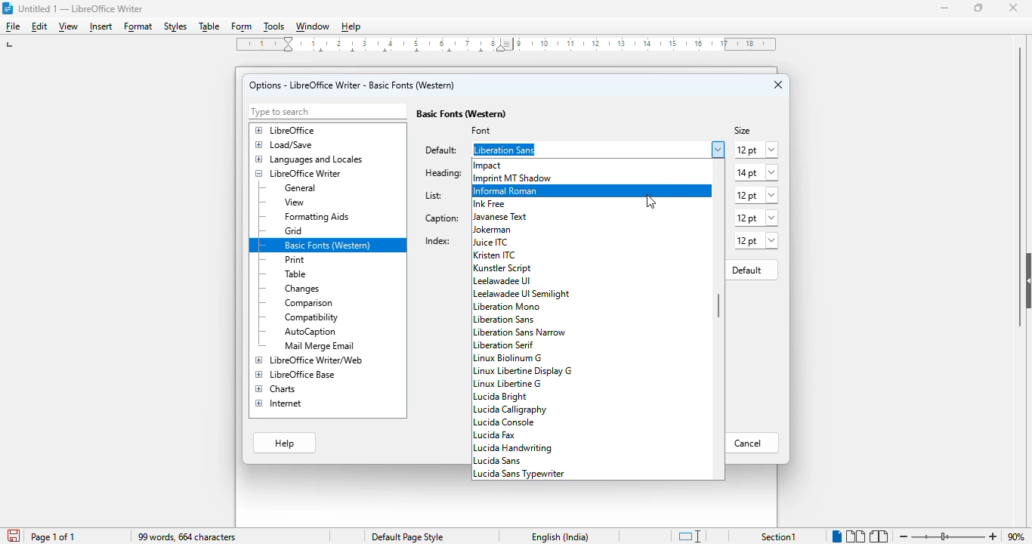 The height and width of the screenshot is (544, 1032). What do you see at coordinates (443, 173) in the screenshot?
I see `heading: ` at bounding box center [443, 173].